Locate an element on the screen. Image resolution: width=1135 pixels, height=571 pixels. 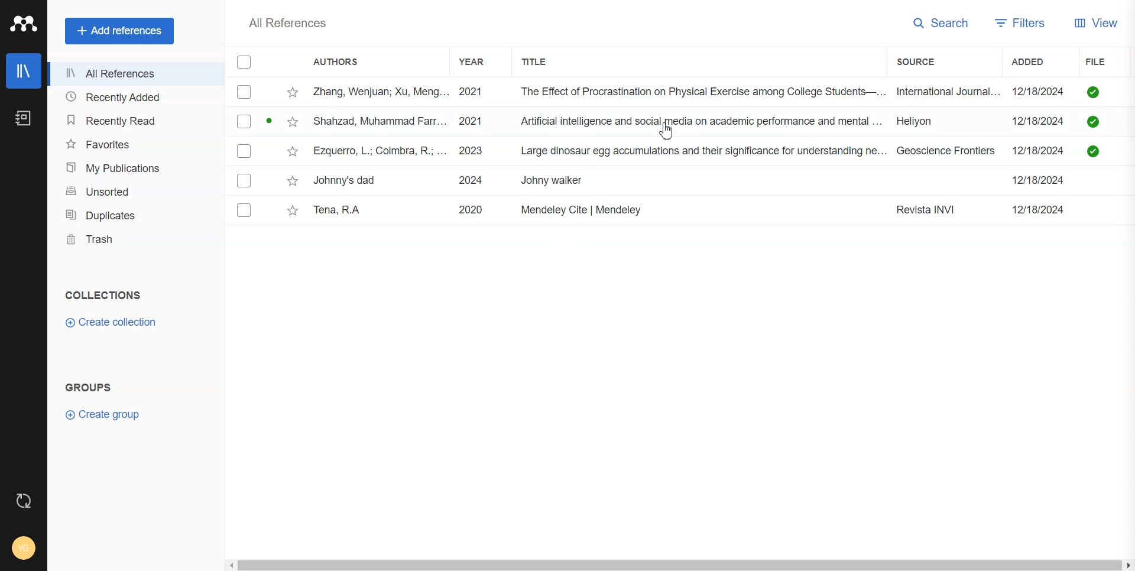
All References is located at coordinates (134, 74).